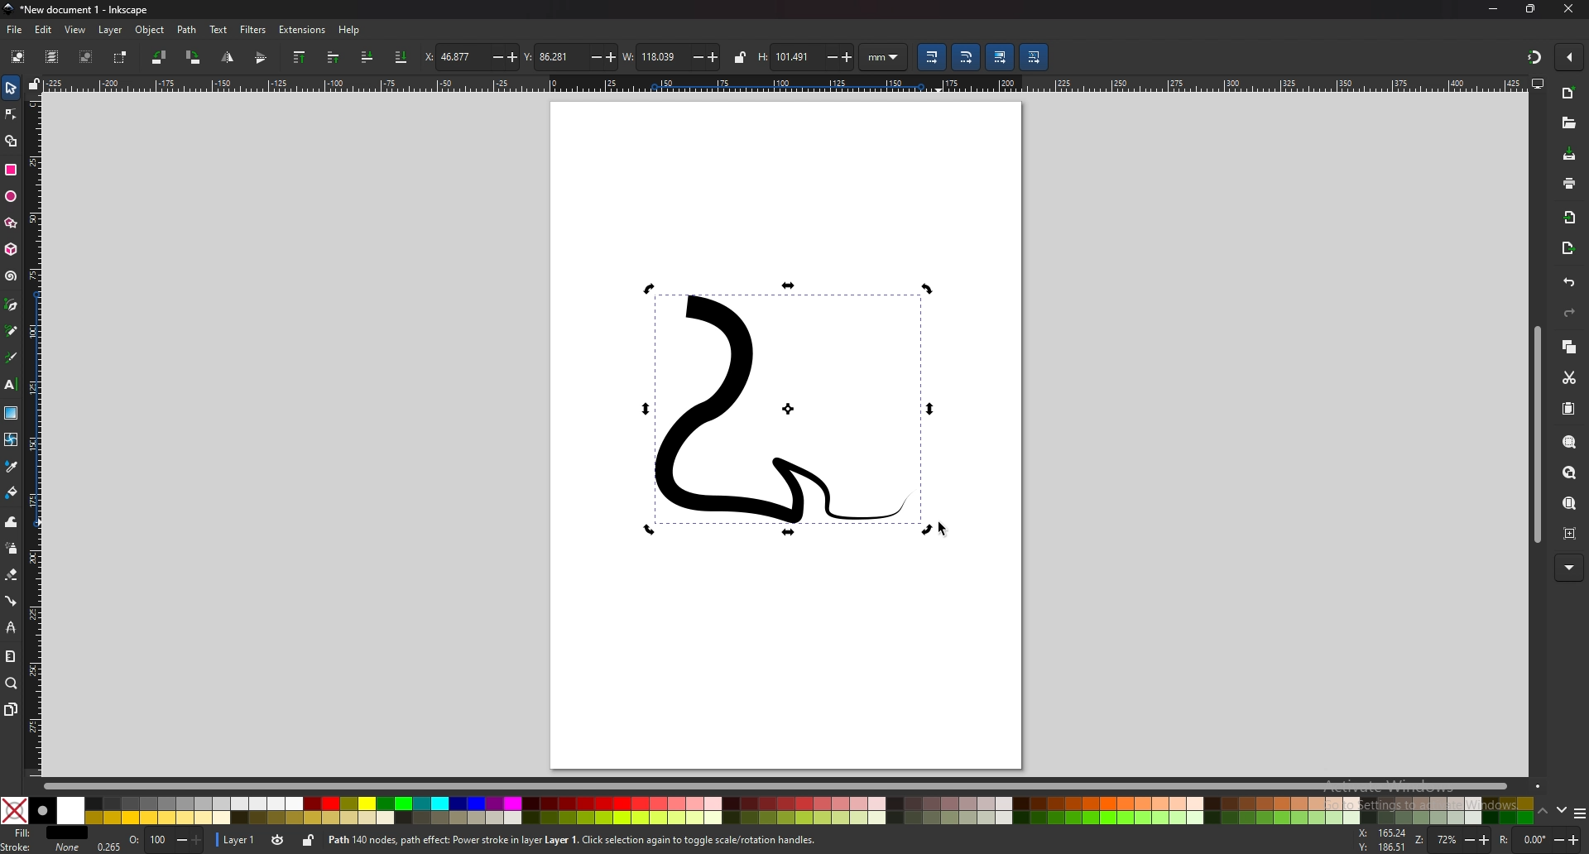 This screenshot has height=854, width=1589. What do you see at coordinates (11, 170) in the screenshot?
I see `rectangle` at bounding box center [11, 170].